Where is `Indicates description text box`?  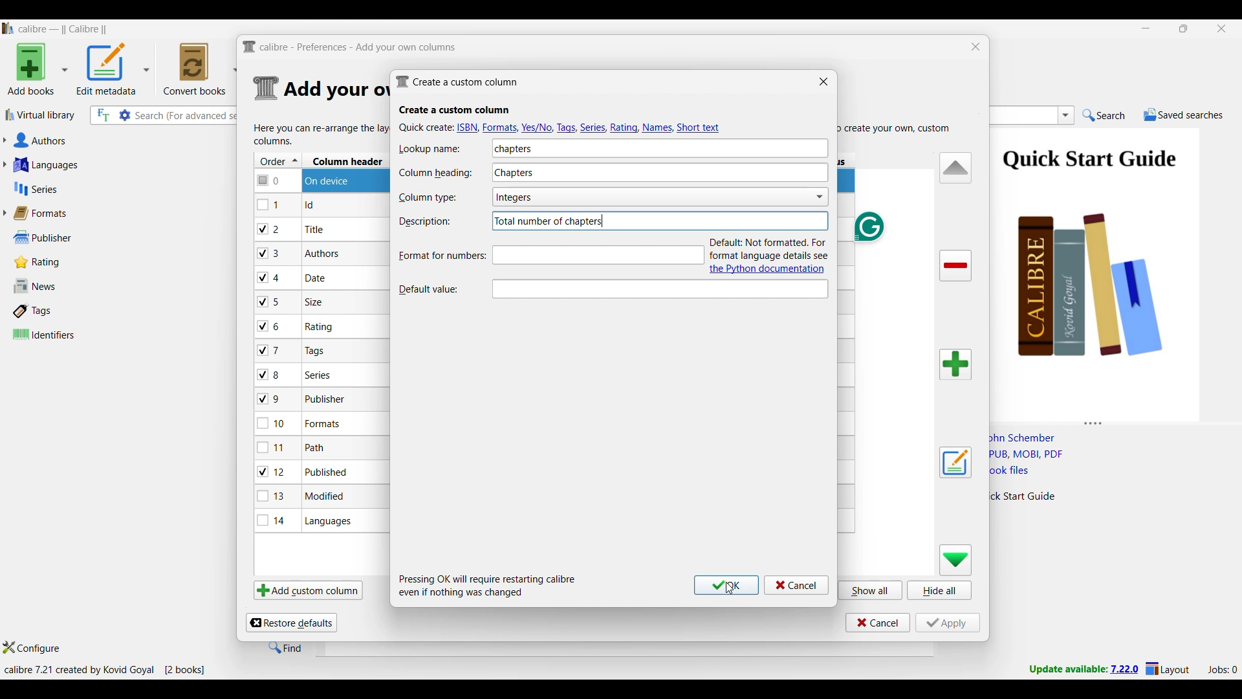 Indicates description text box is located at coordinates (425, 221).